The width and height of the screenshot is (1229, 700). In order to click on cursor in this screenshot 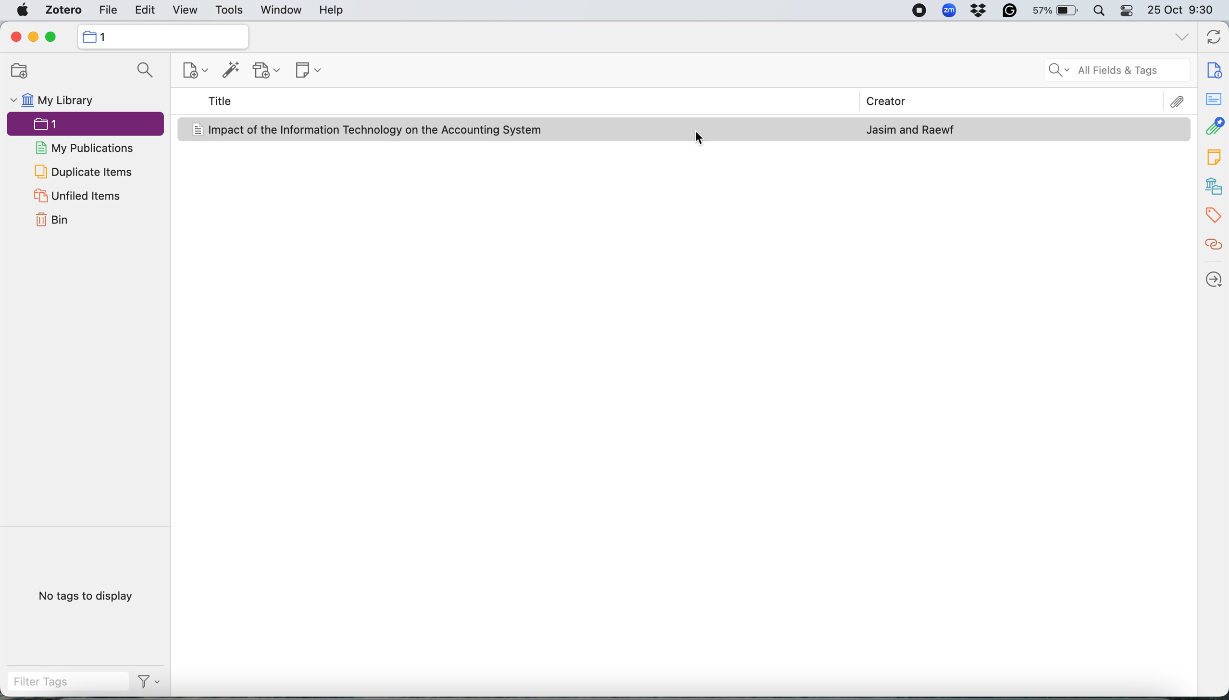, I will do `click(696, 138)`.